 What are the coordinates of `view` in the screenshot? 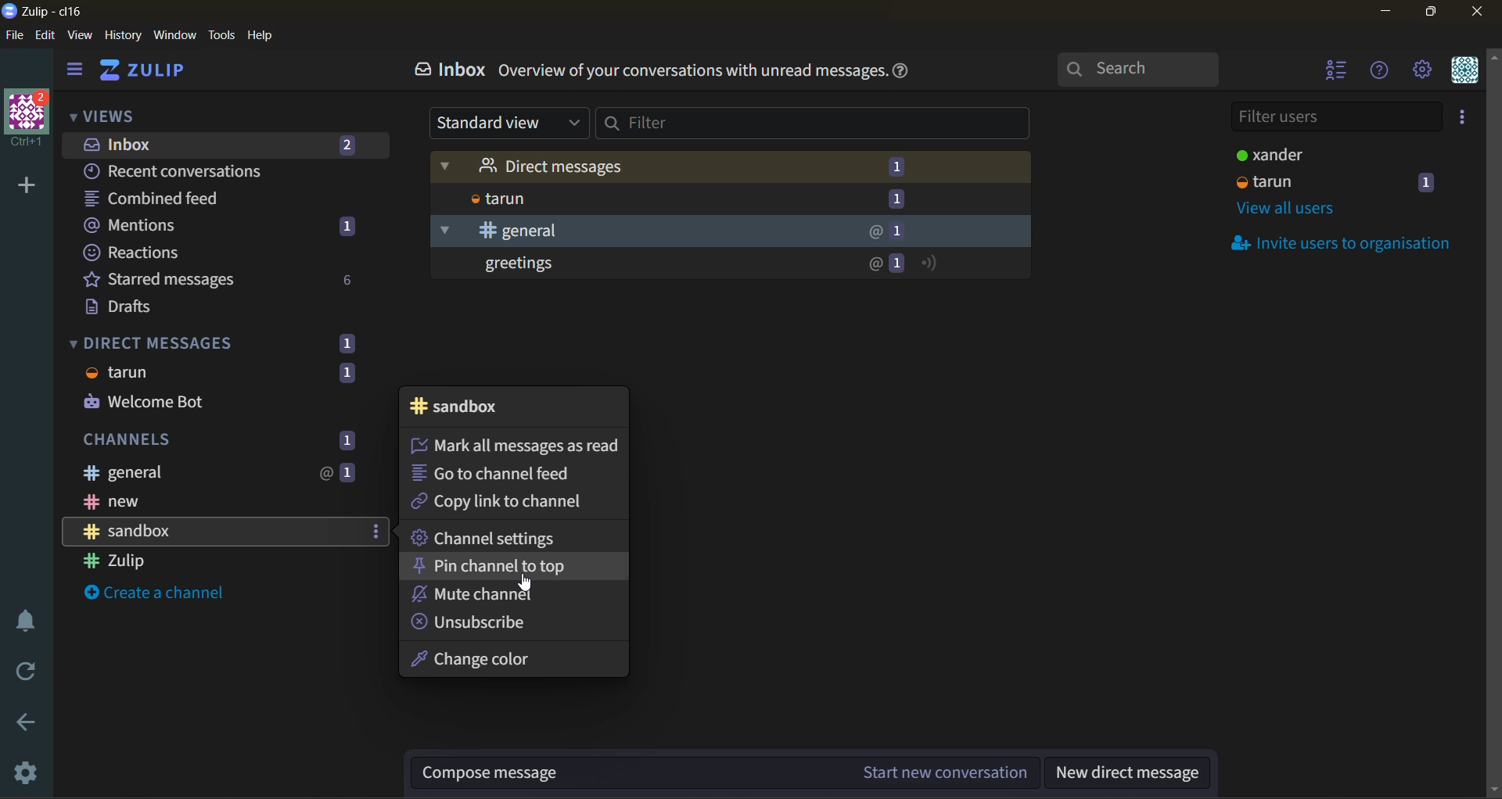 It's located at (83, 37).